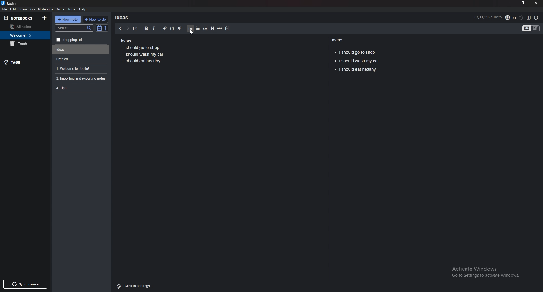 This screenshot has width=543, height=292. Describe the element at coordinates (124, 17) in the screenshot. I see `ideas` at that location.